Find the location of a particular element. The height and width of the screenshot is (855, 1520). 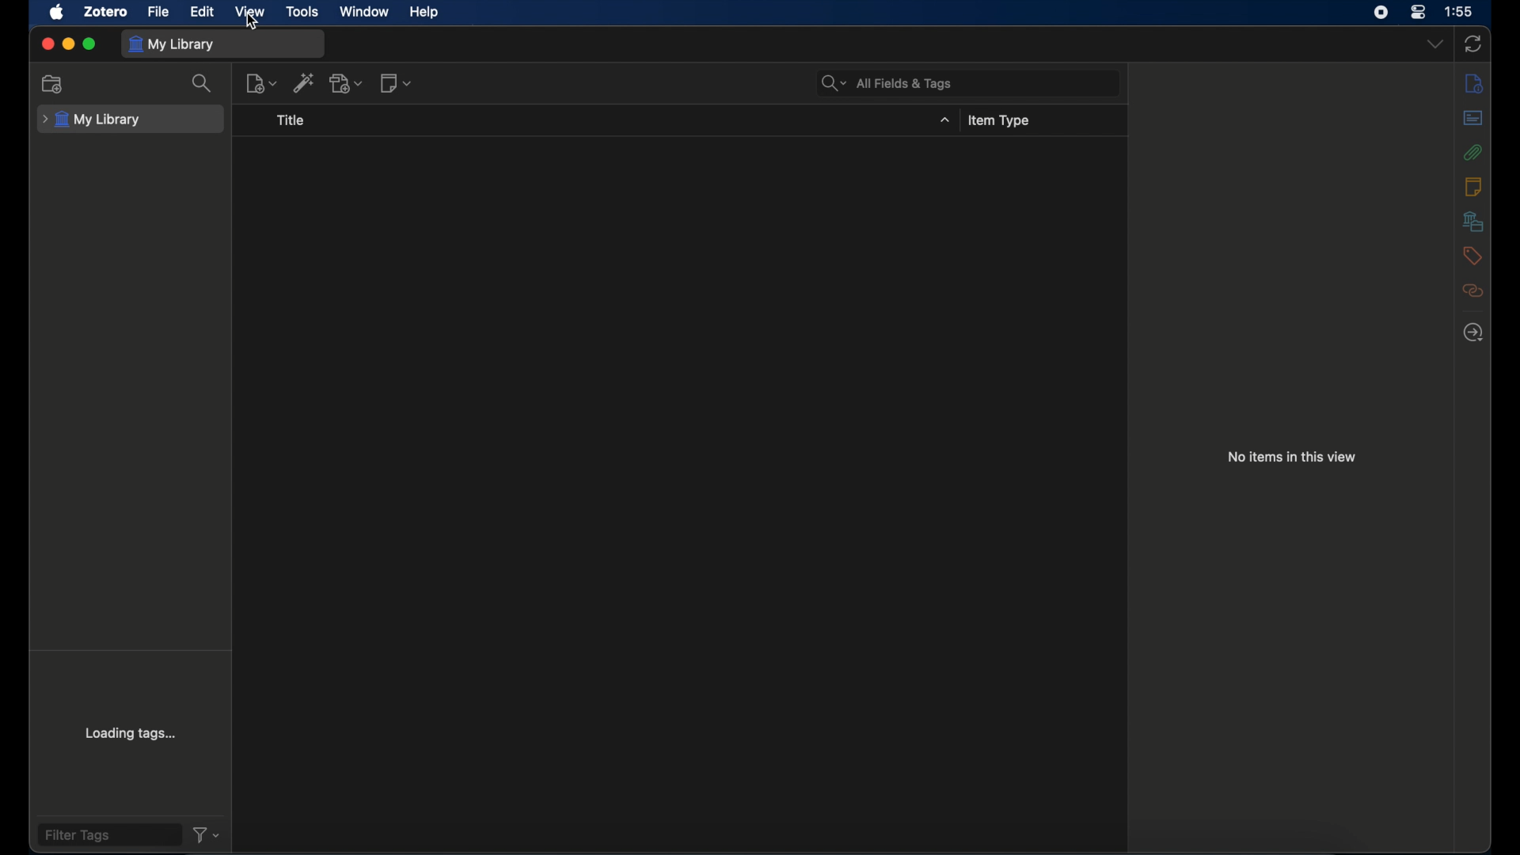

add attachments is located at coordinates (347, 82).